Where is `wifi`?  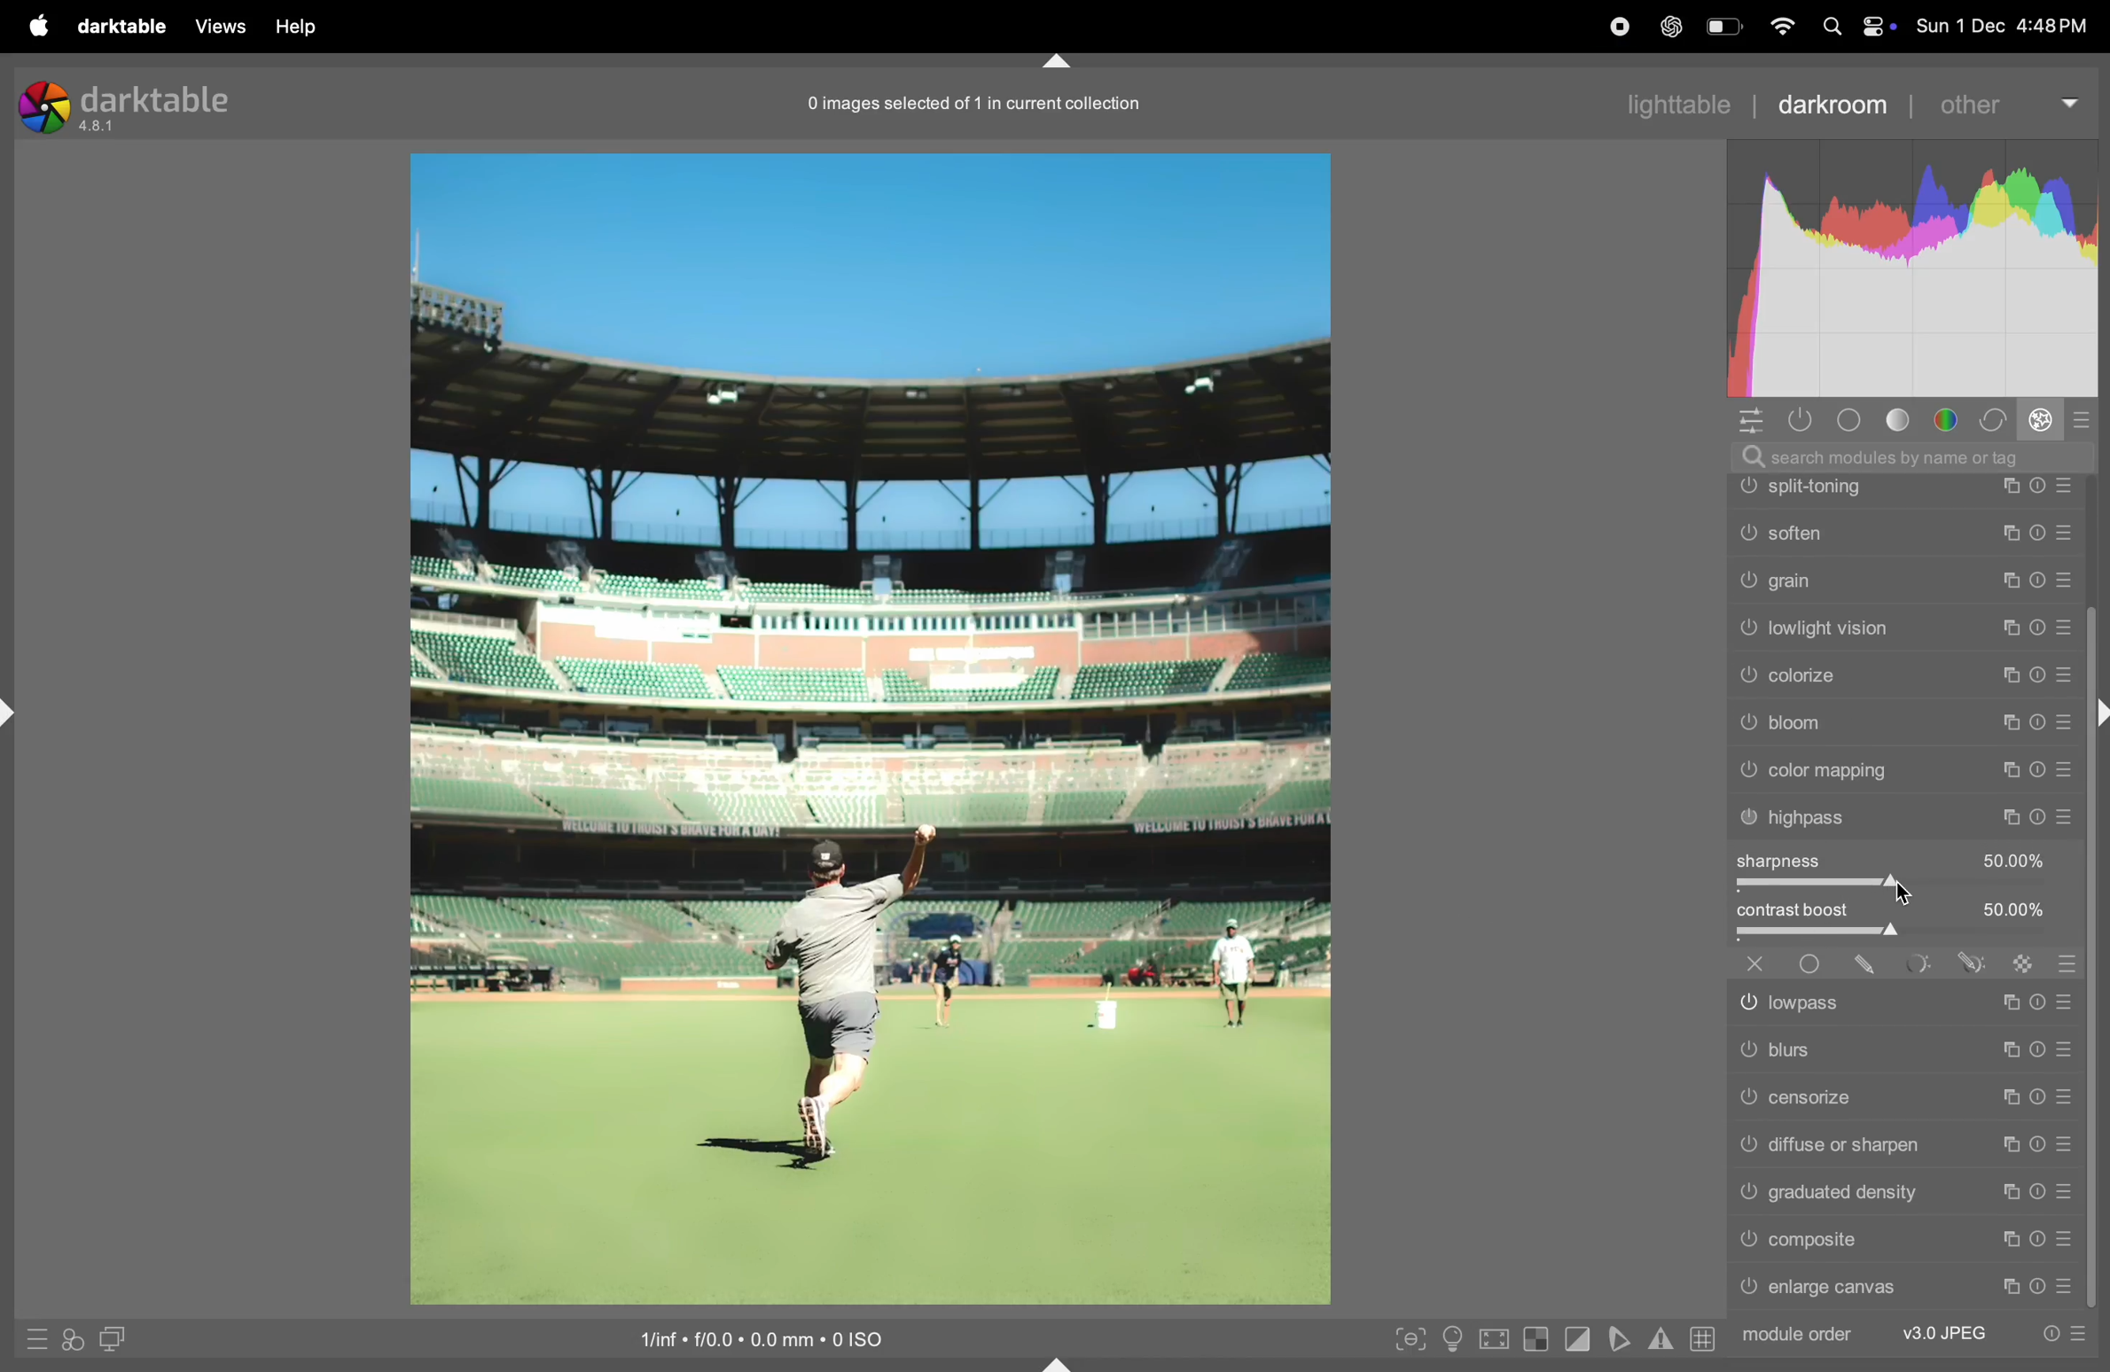
wifi is located at coordinates (1781, 27).